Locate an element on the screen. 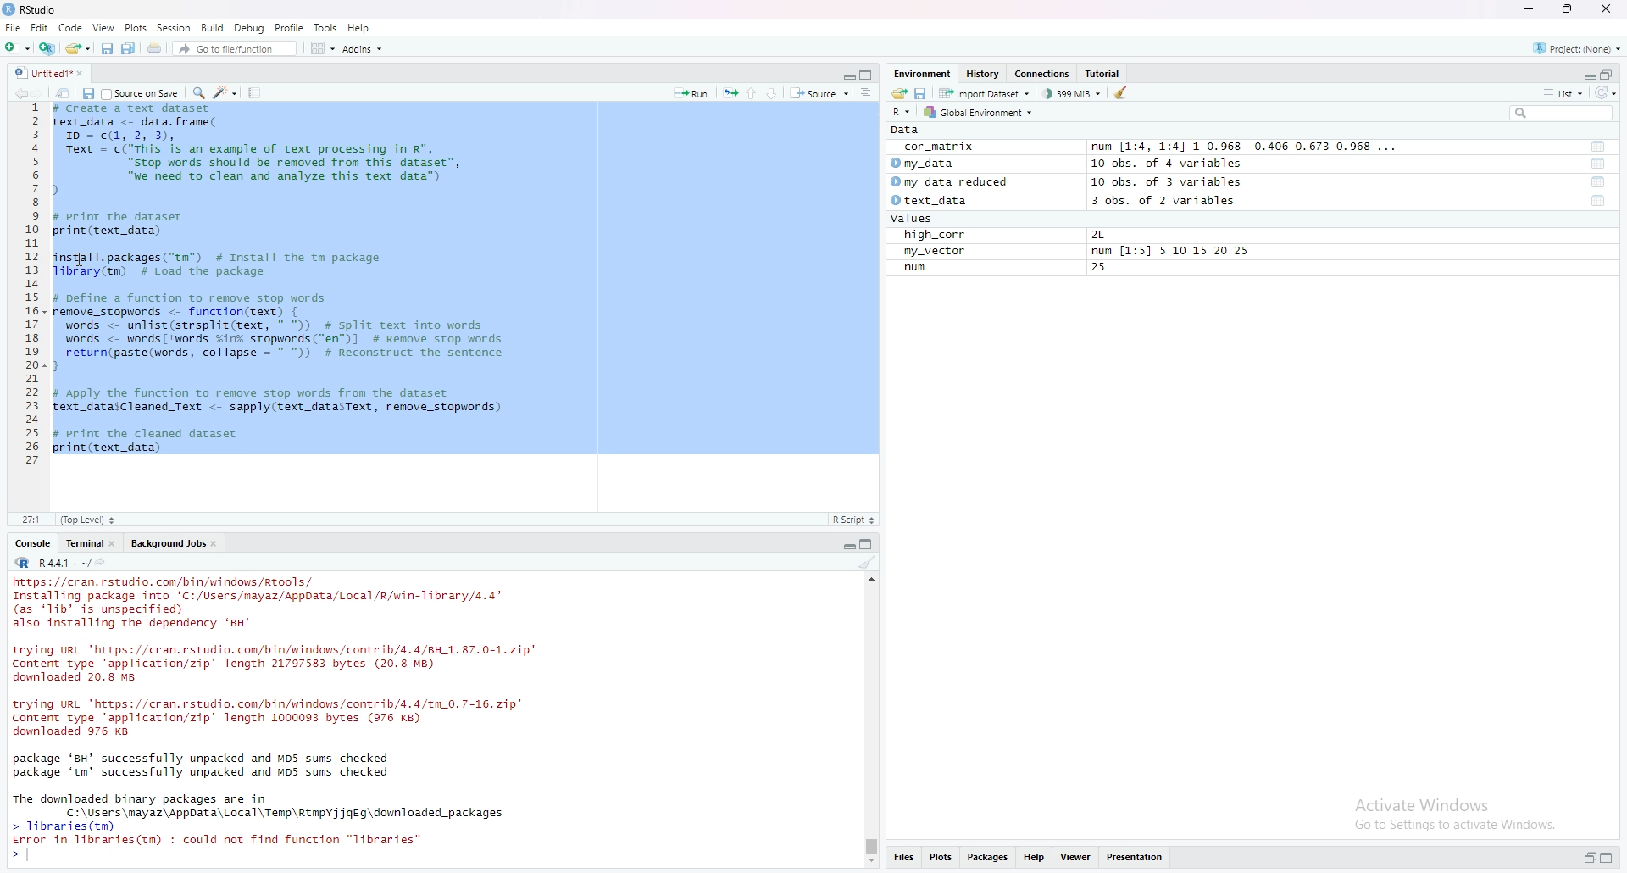  packages is located at coordinates (989, 857).